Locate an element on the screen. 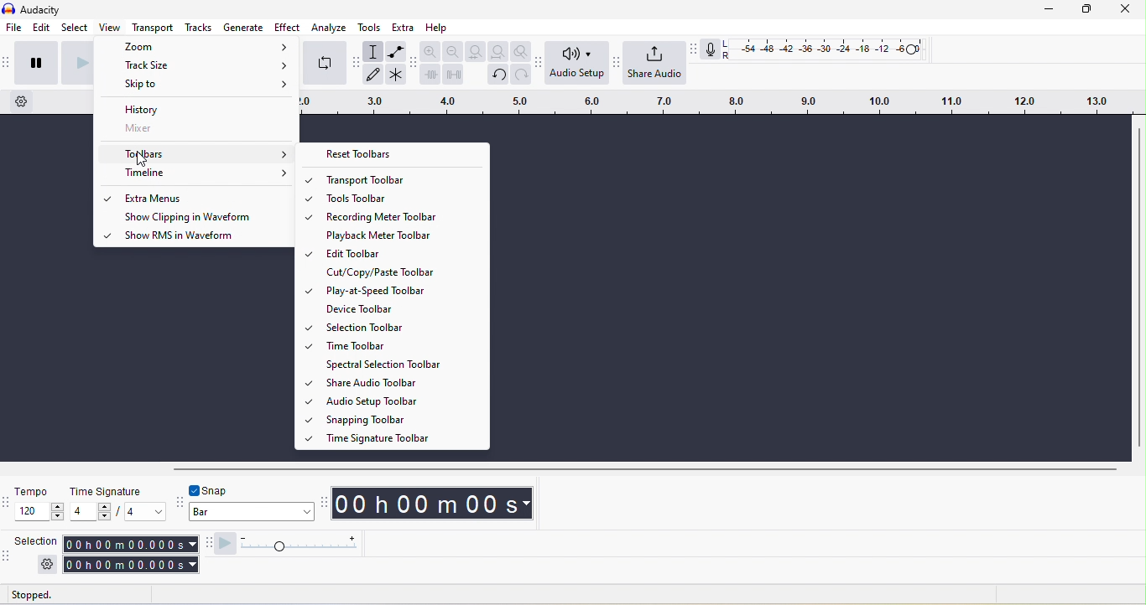 The width and height of the screenshot is (1146, 605). Time signature toolbar  is located at coordinates (403, 437).